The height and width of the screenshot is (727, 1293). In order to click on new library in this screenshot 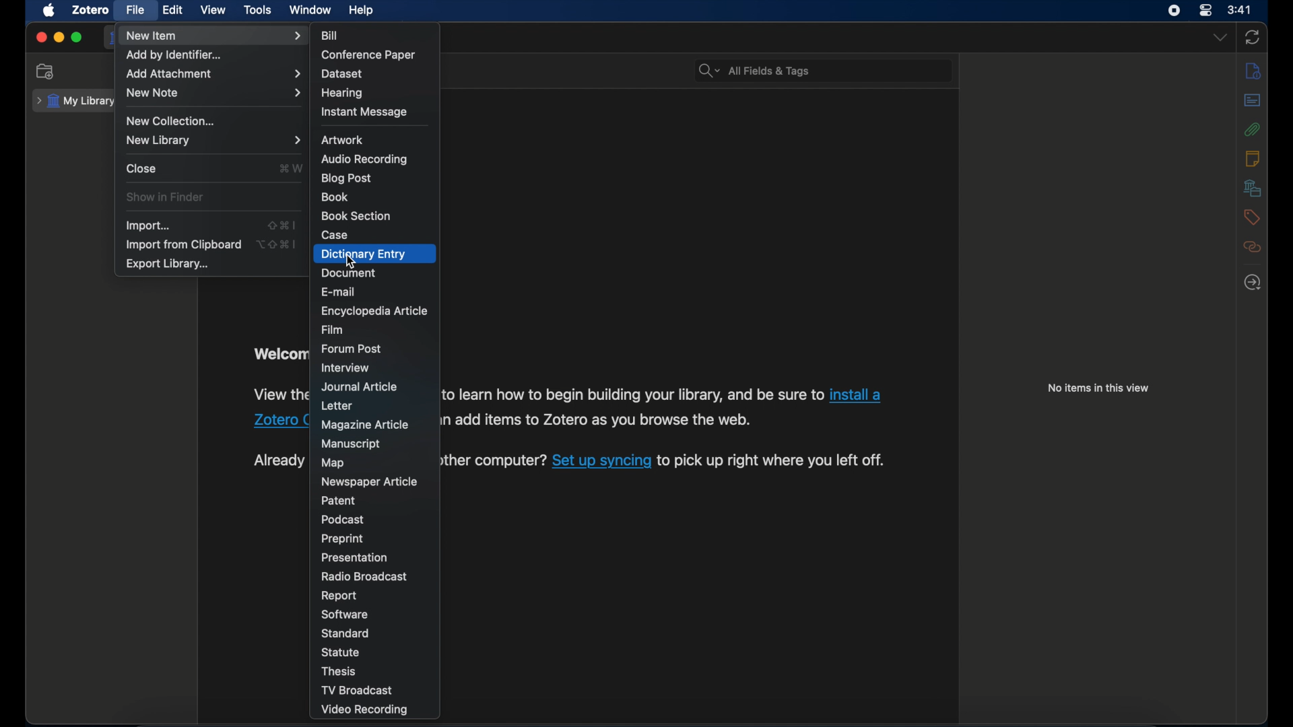, I will do `click(215, 140)`.